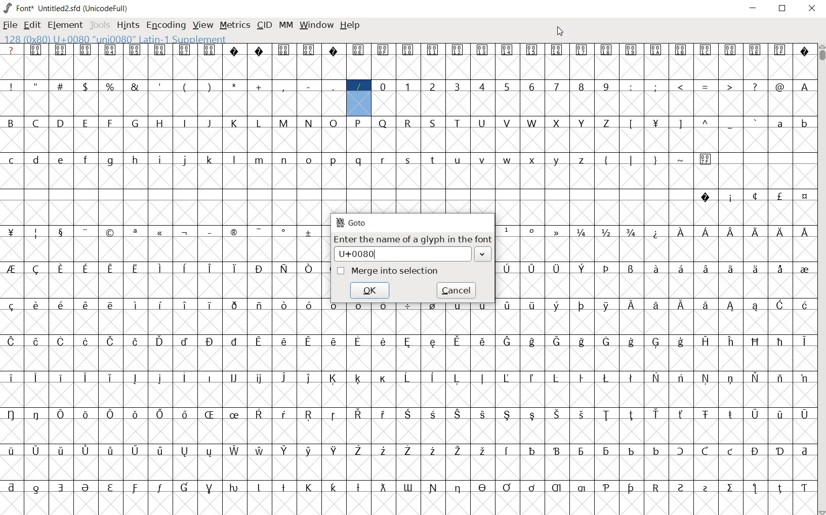 The height and width of the screenshot is (515, 826). What do you see at coordinates (11, 341) in the screenshot?
I see `glyph` at bounding box center [11, 341].